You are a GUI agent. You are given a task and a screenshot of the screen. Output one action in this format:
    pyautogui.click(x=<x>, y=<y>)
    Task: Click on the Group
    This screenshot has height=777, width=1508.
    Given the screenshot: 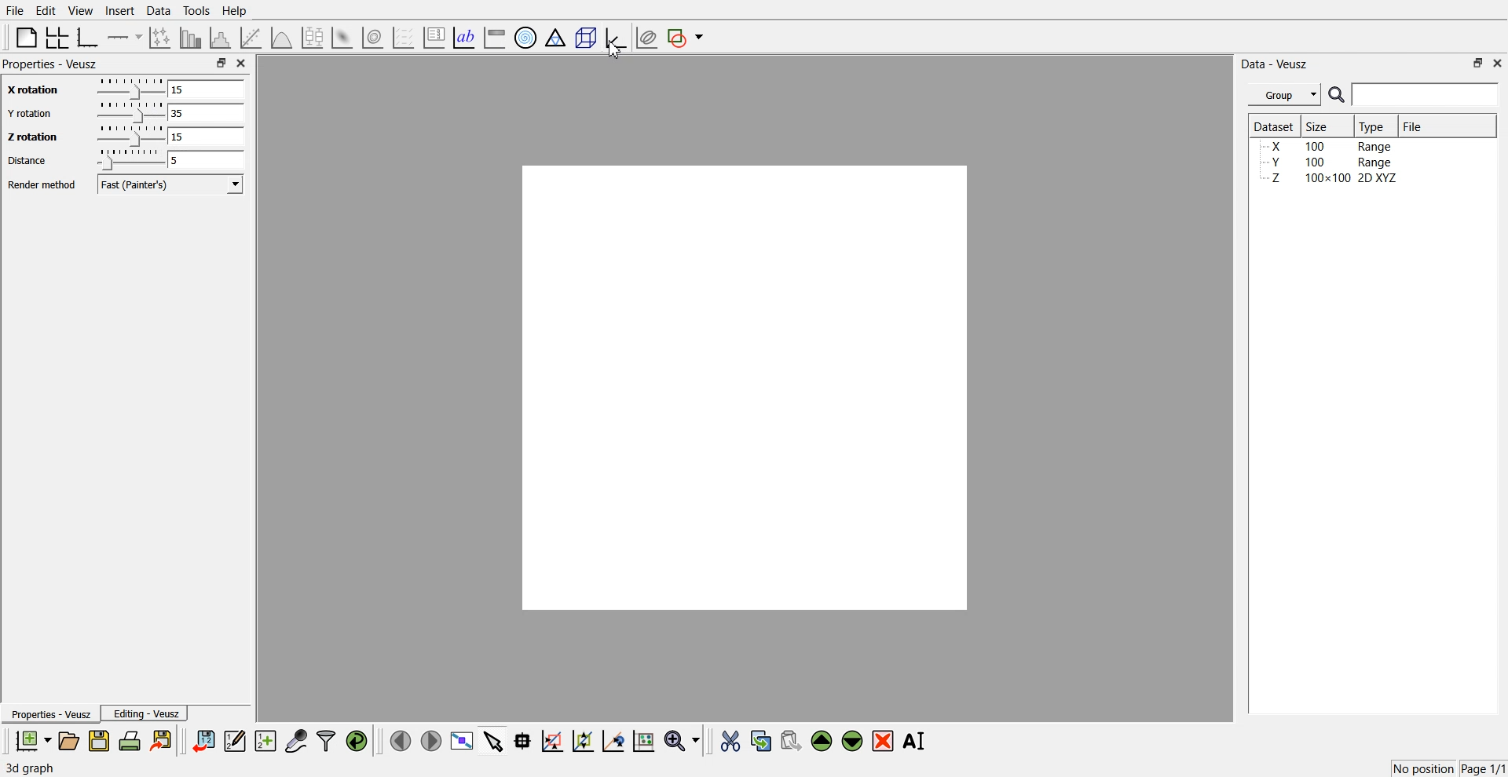 What is the action you would take?
    pyautogui.click(x=1285, y=95)
    